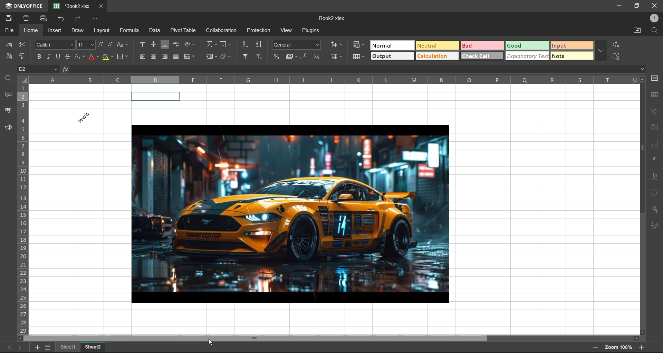 The height and width of the screenshot is (353, 663). I want to click on protection, so click(260, 30).